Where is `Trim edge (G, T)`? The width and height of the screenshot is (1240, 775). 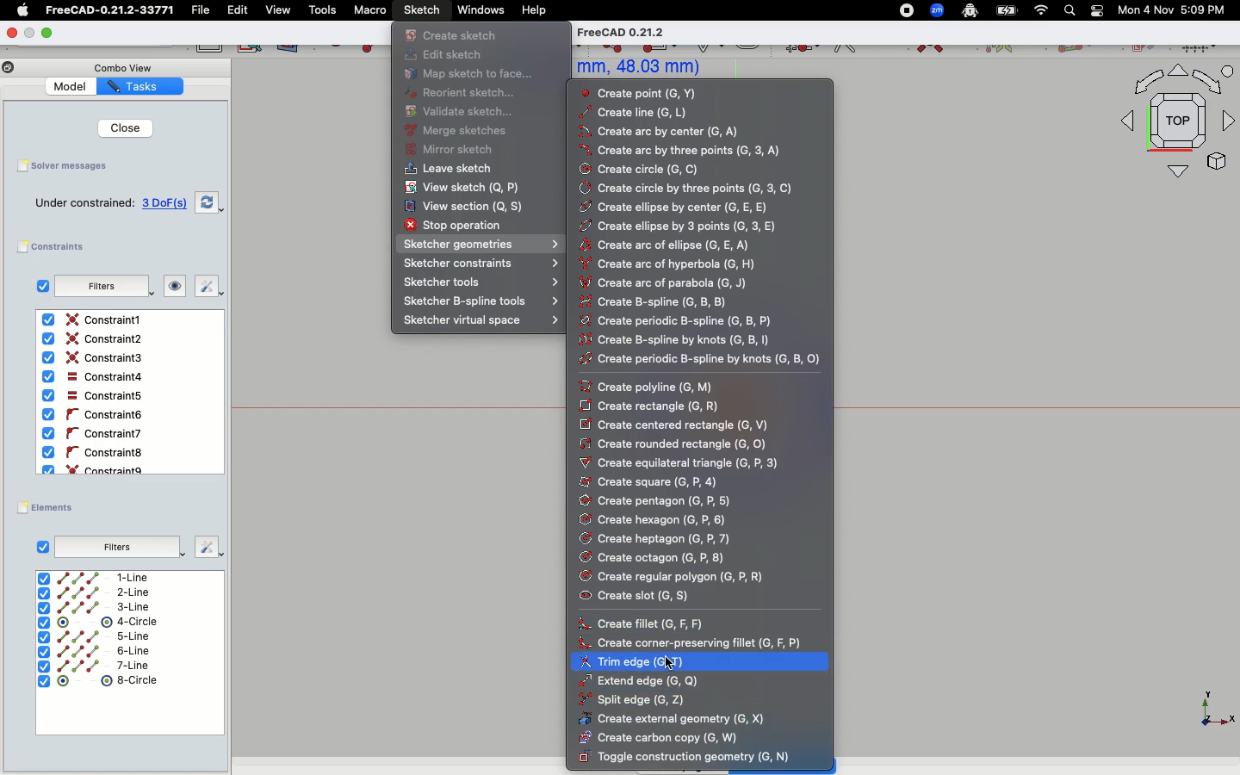
Trim edge (G, T) is located at coordinates (630, 660).